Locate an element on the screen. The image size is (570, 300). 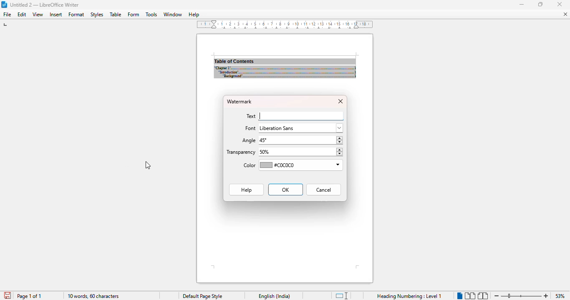
form is located at coordinates (133, 15).